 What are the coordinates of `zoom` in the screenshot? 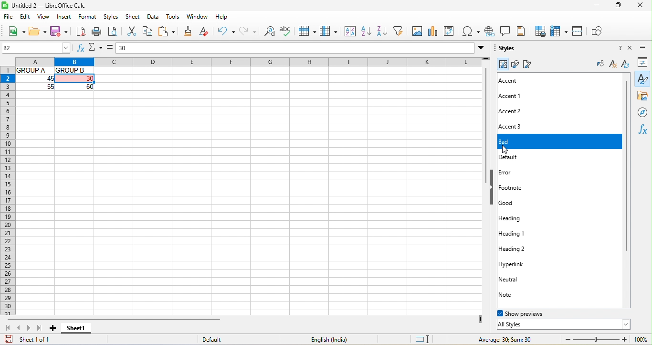 It's located at (594, 338).